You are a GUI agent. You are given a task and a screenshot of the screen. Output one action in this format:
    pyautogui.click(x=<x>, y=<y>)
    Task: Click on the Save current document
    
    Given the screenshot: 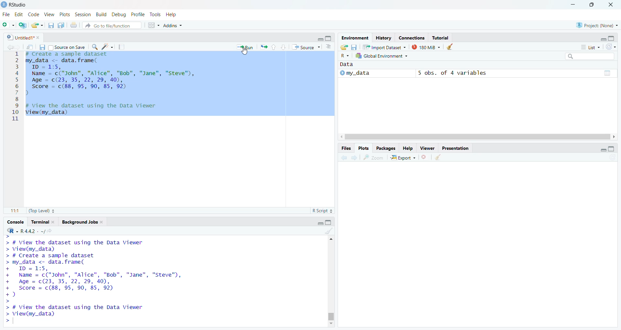 What is the action you would take?
    pyautogui.click(x=51, y=27)
    